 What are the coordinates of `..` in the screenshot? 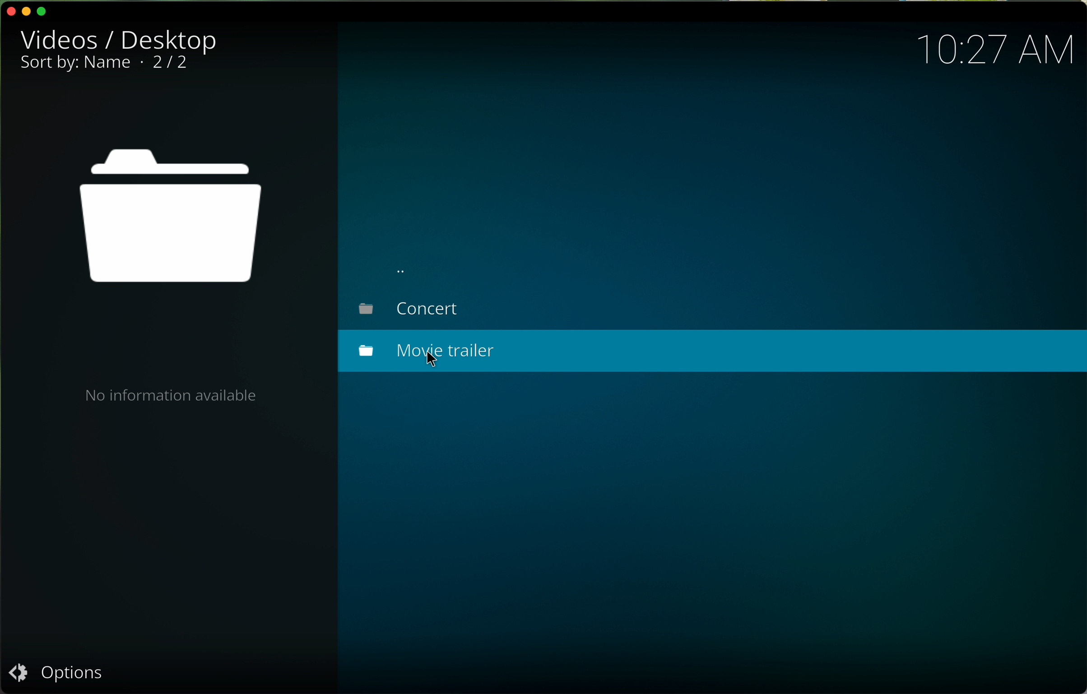 It's located at (405, 267).